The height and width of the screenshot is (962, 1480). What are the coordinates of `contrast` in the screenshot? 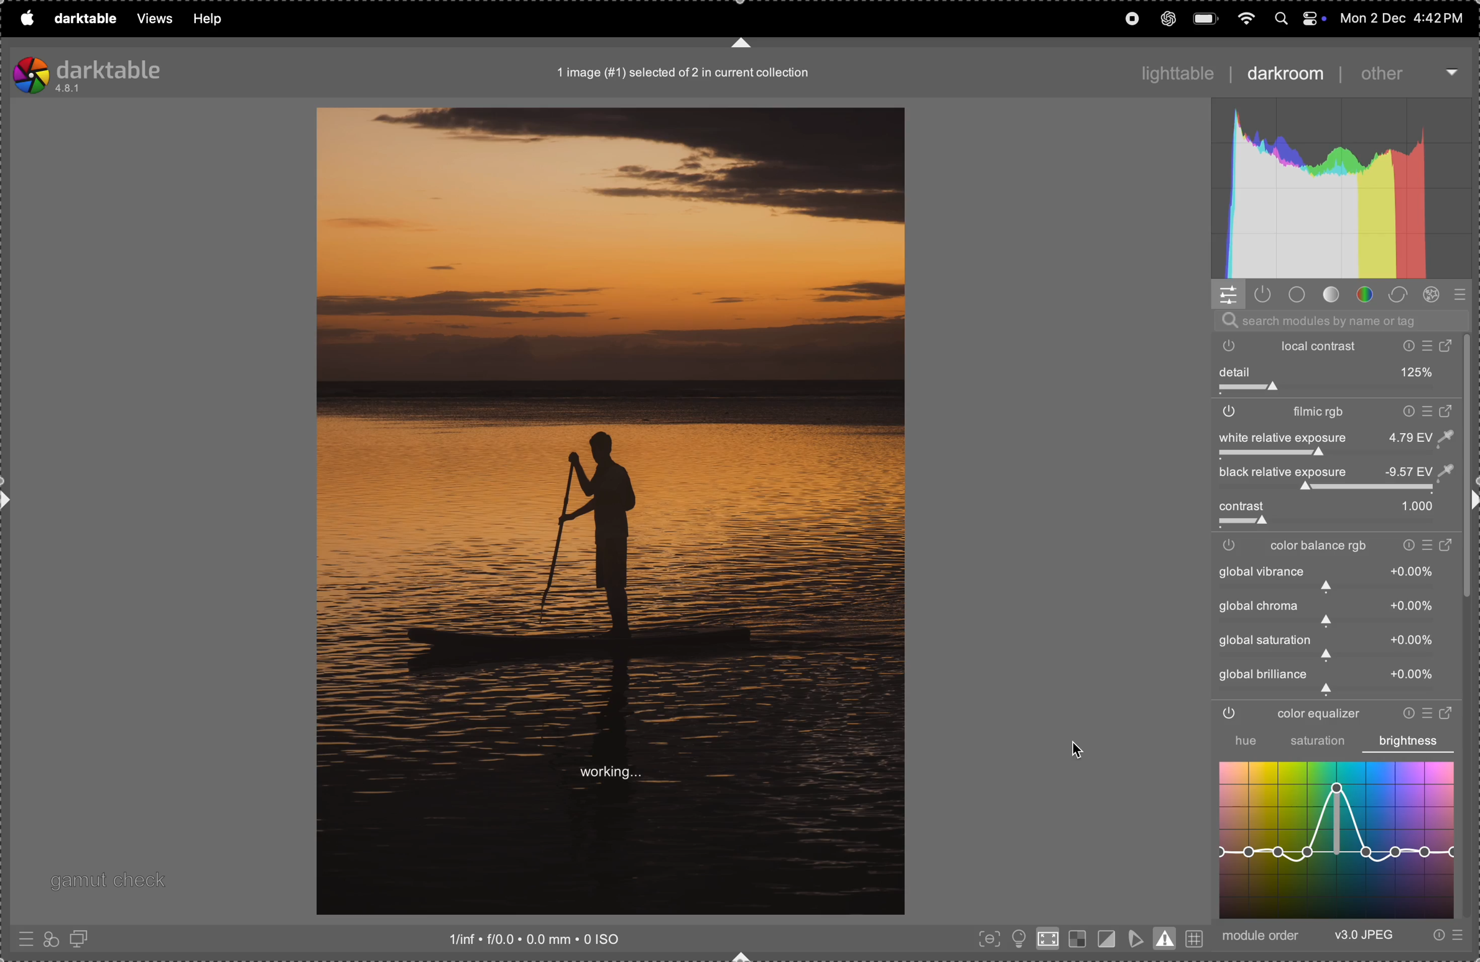 It's located at (1331, 507).